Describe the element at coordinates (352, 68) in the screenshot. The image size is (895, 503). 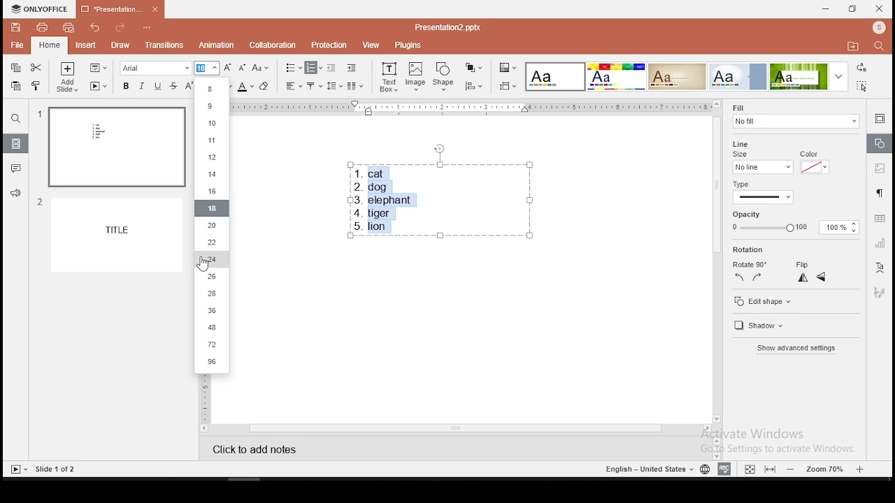
I see `increase indent` at that location.